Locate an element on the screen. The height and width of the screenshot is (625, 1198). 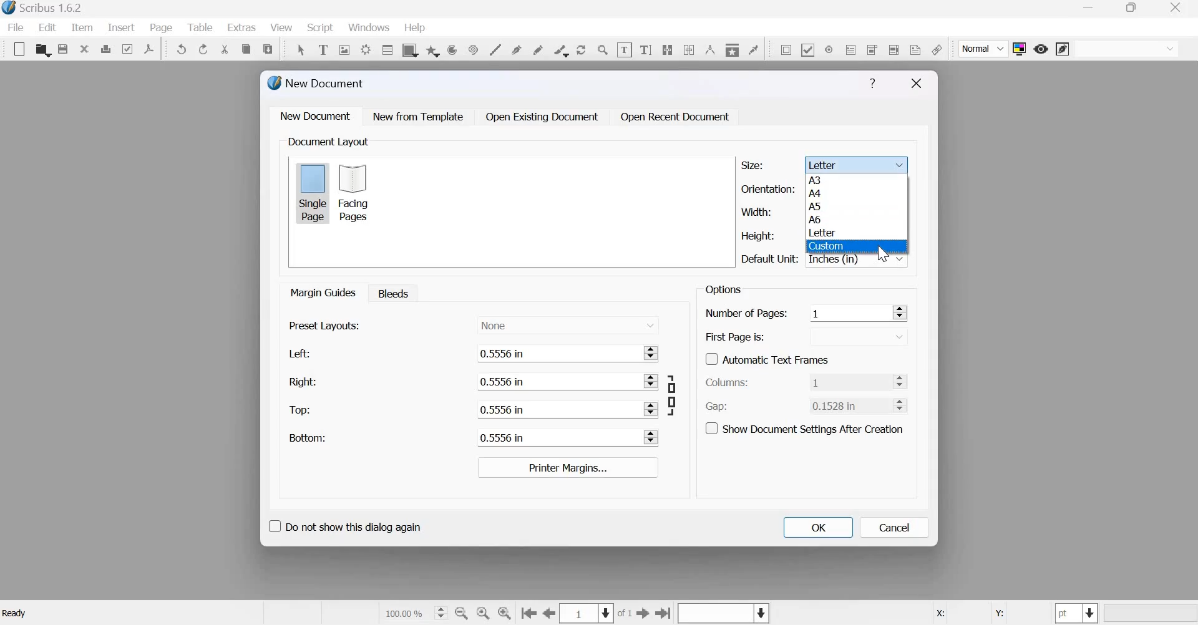
PDF combo box is located at coordinates (871, 49).